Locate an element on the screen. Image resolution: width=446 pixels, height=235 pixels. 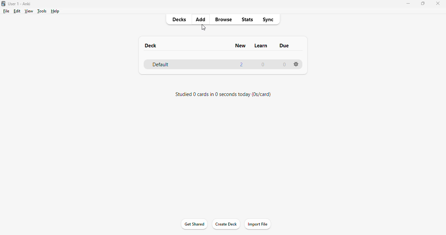
2 is located at coordinates (242, 64).